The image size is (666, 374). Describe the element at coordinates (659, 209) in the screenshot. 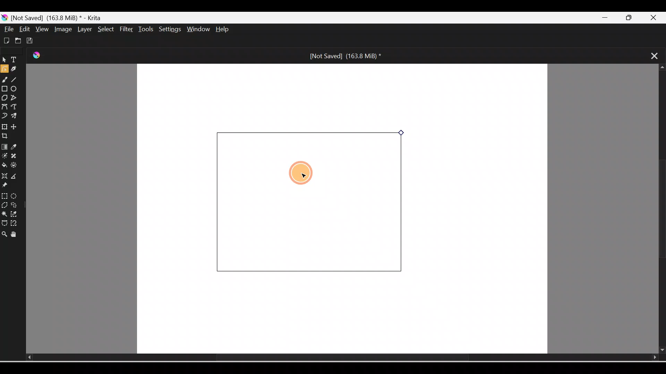

I see `Scroll bar` at that location.